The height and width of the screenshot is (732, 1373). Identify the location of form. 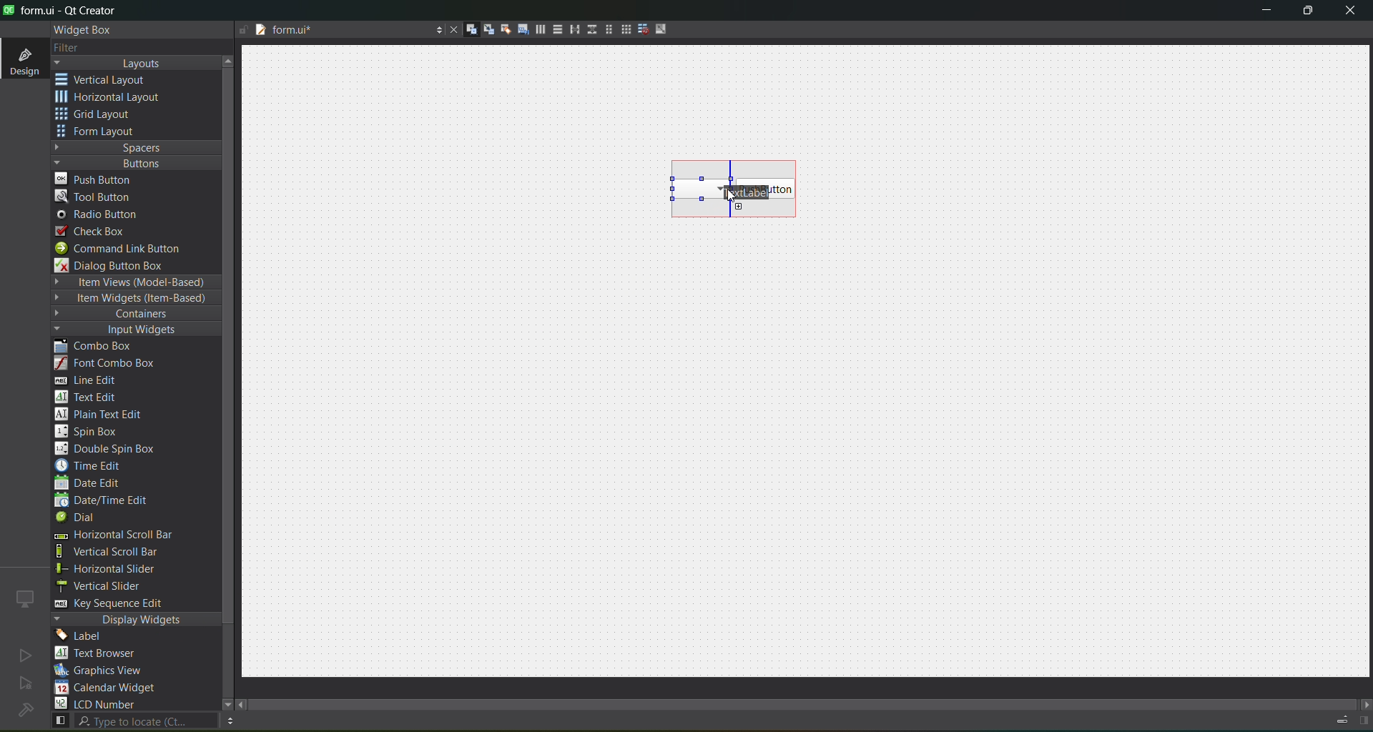
(100, 132).